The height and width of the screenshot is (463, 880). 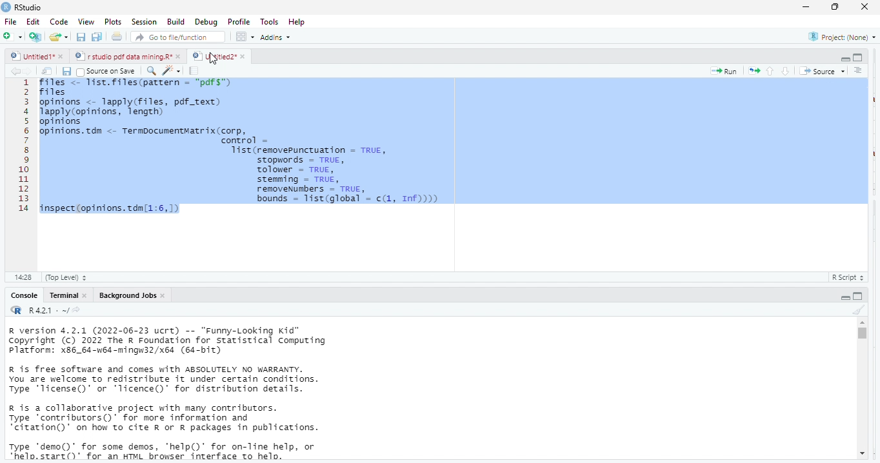 I want to click on console, so click(x=23, y=295).